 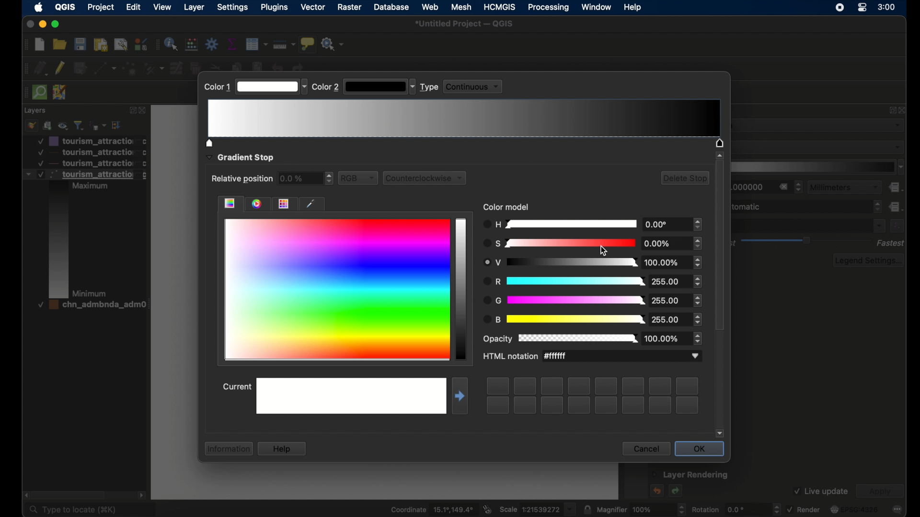 What do you see at coordinates (144, 112) in the screenshot?
I see `close` at bounding box center [144, 112].